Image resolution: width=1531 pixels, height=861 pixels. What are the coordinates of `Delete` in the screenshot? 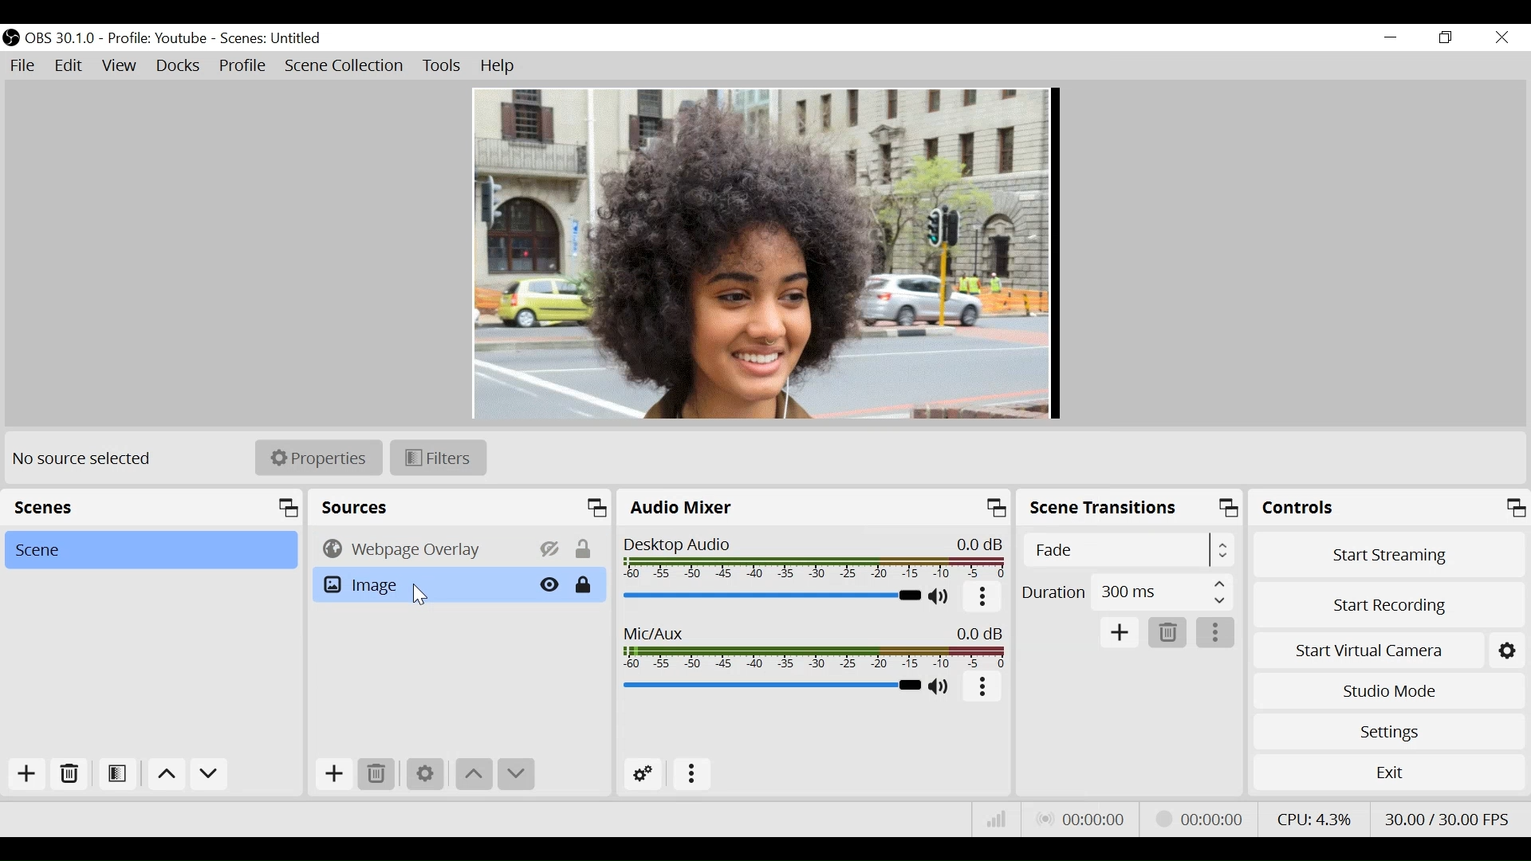 It's located at (1167, 633).